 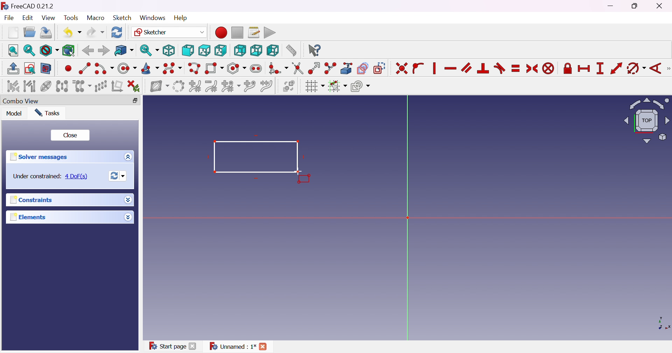 What do you see at coordinates (360, 86) in the screenshot?
I see `Configure rendering order` at bounding box center [360, 86].